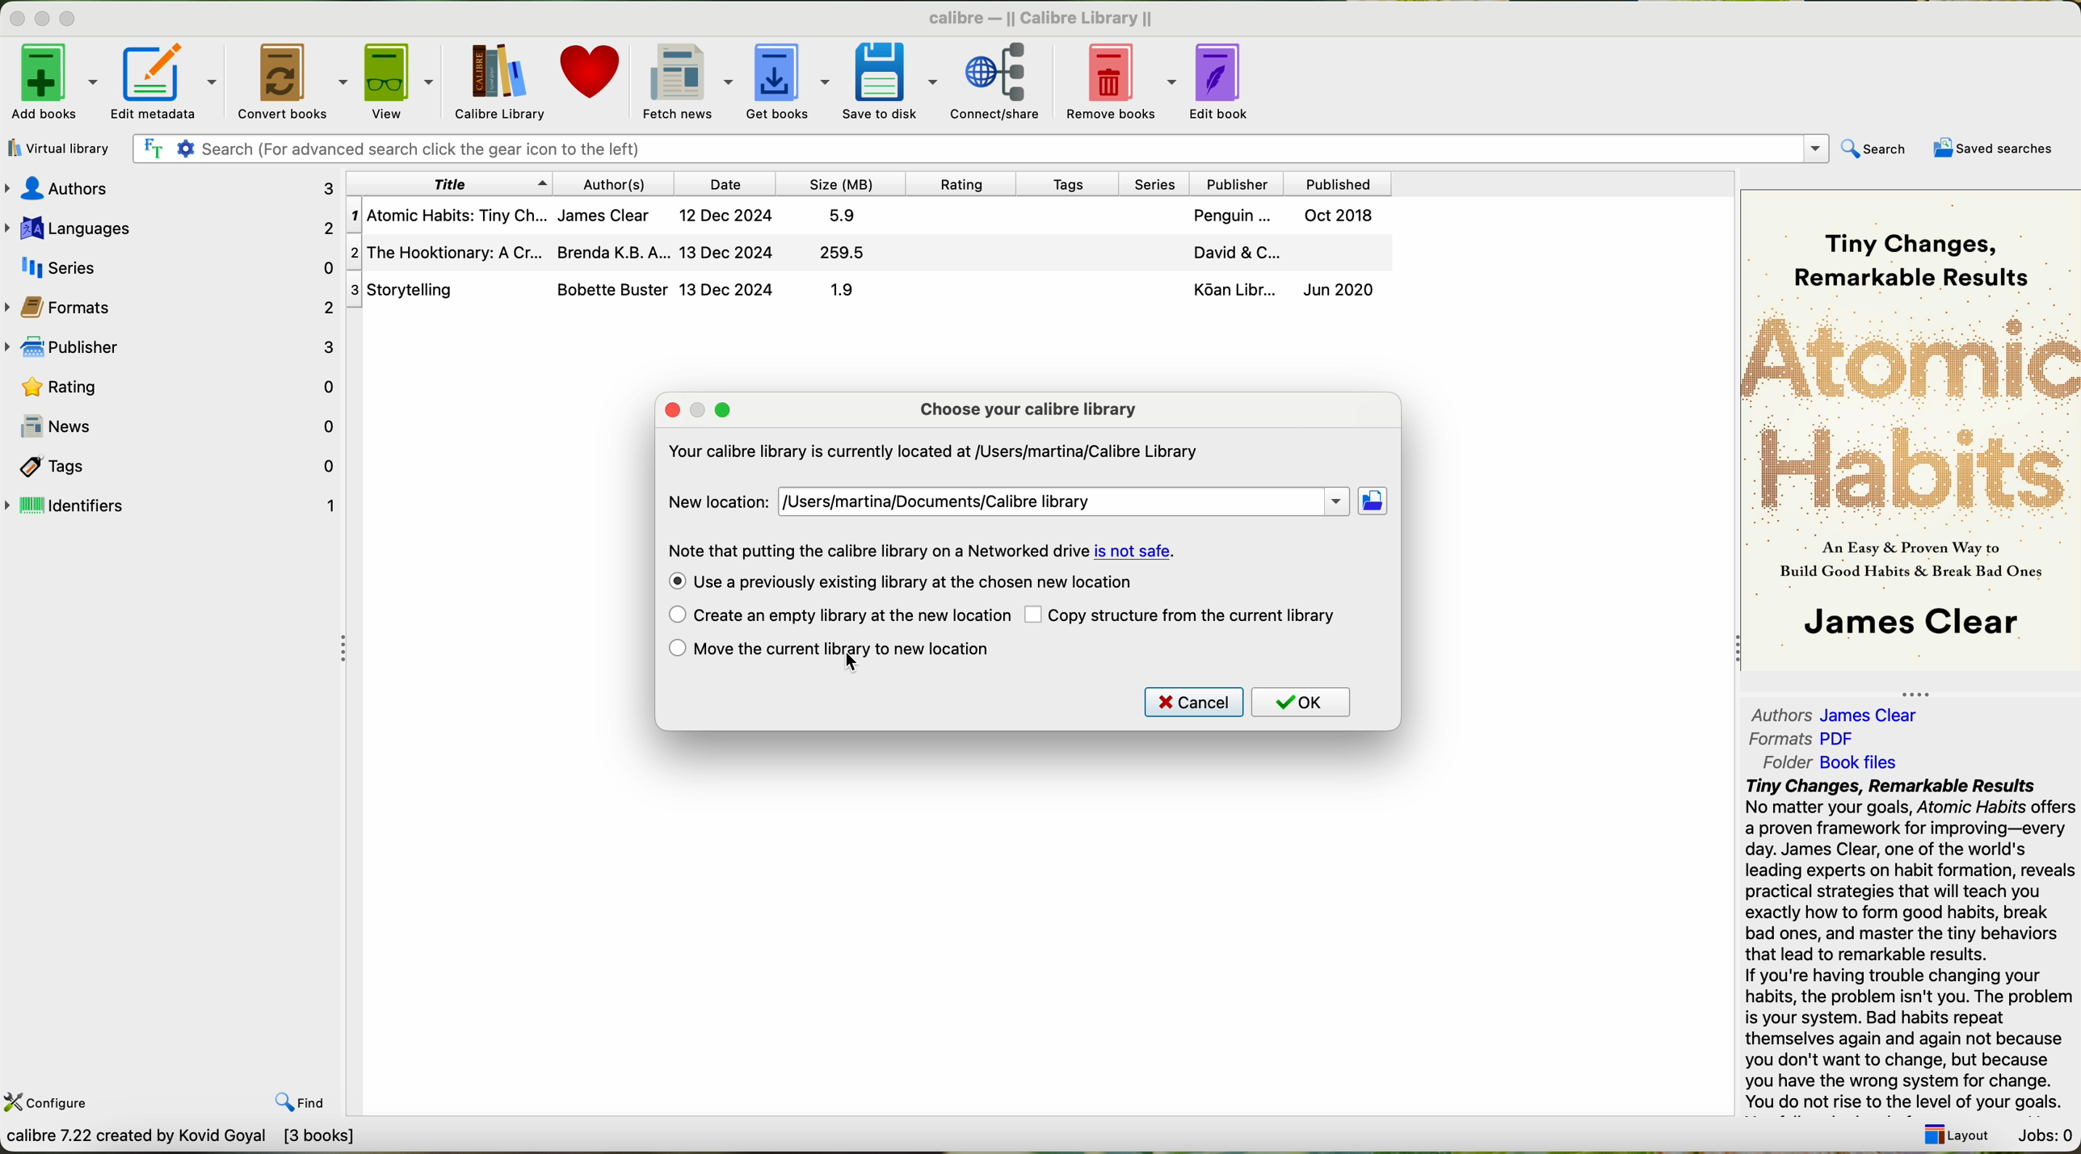 This screenshot has width=2081, height=1154. Describe the element at coordinates (1961, 1138) in the screenshot. I see `layout` at that location.